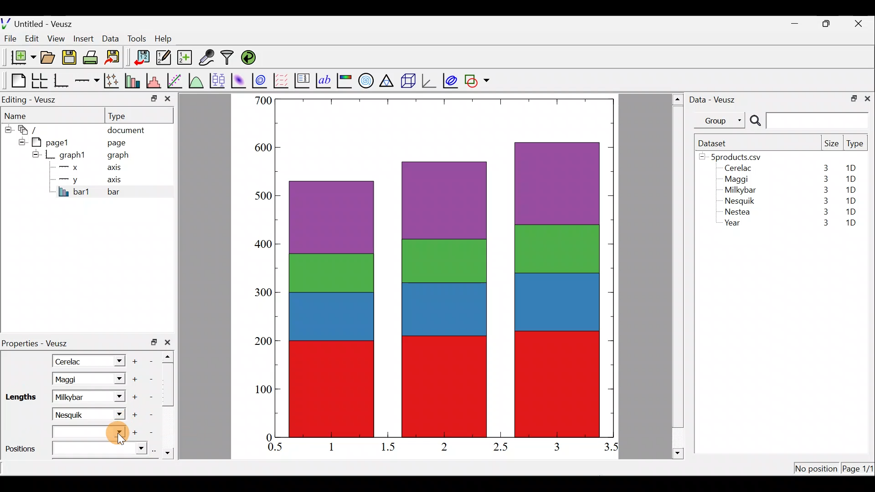  What do you see at coordinates (126, 128) in the screenshot?
I see `document` at bounding box center [126, 128].